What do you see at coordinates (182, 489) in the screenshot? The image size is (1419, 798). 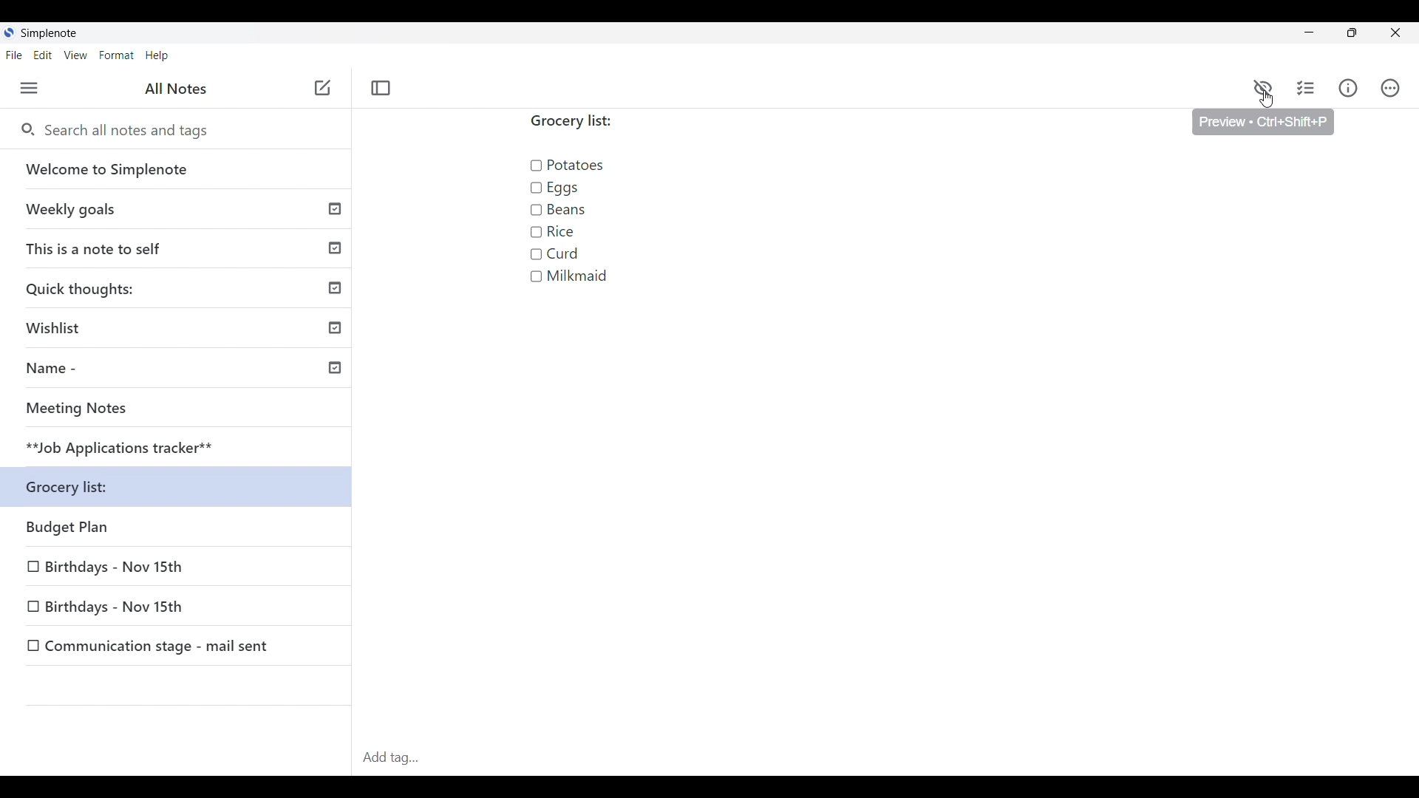 I see `**Grocery list:**` at bounding box center [182, 489].